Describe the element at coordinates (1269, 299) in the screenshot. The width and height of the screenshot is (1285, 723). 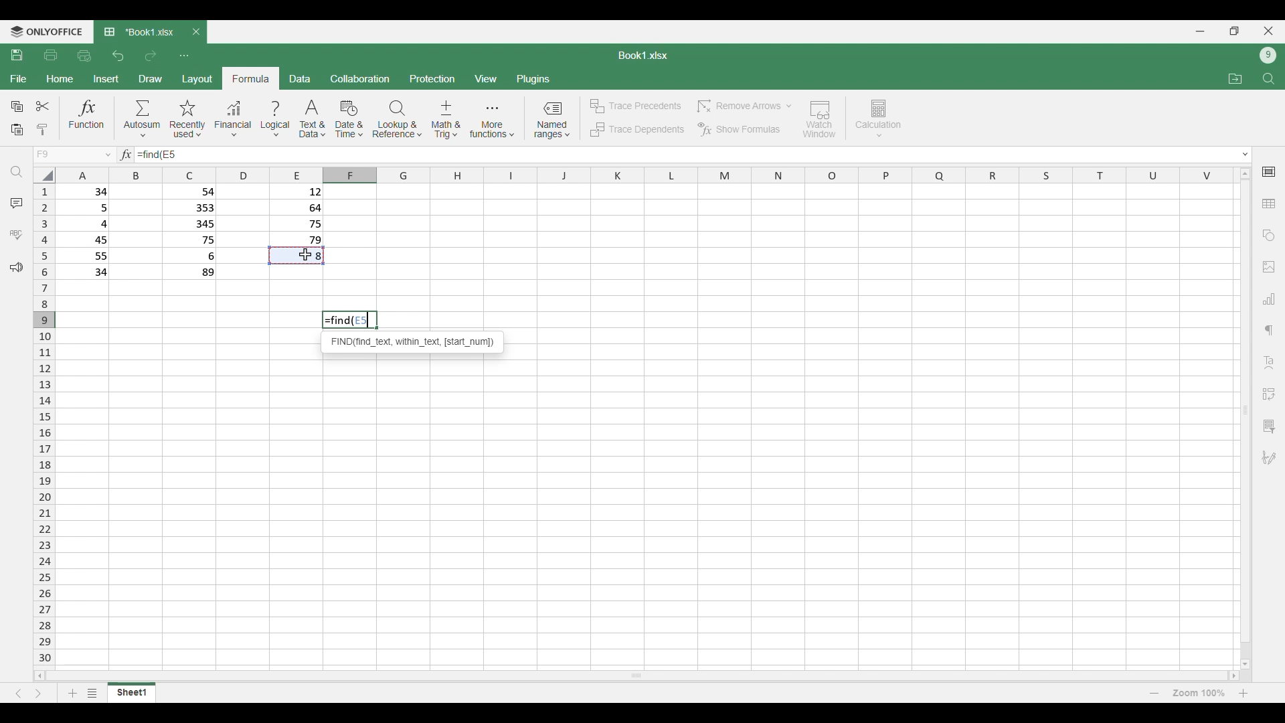
I see `Insert chart` at that location.